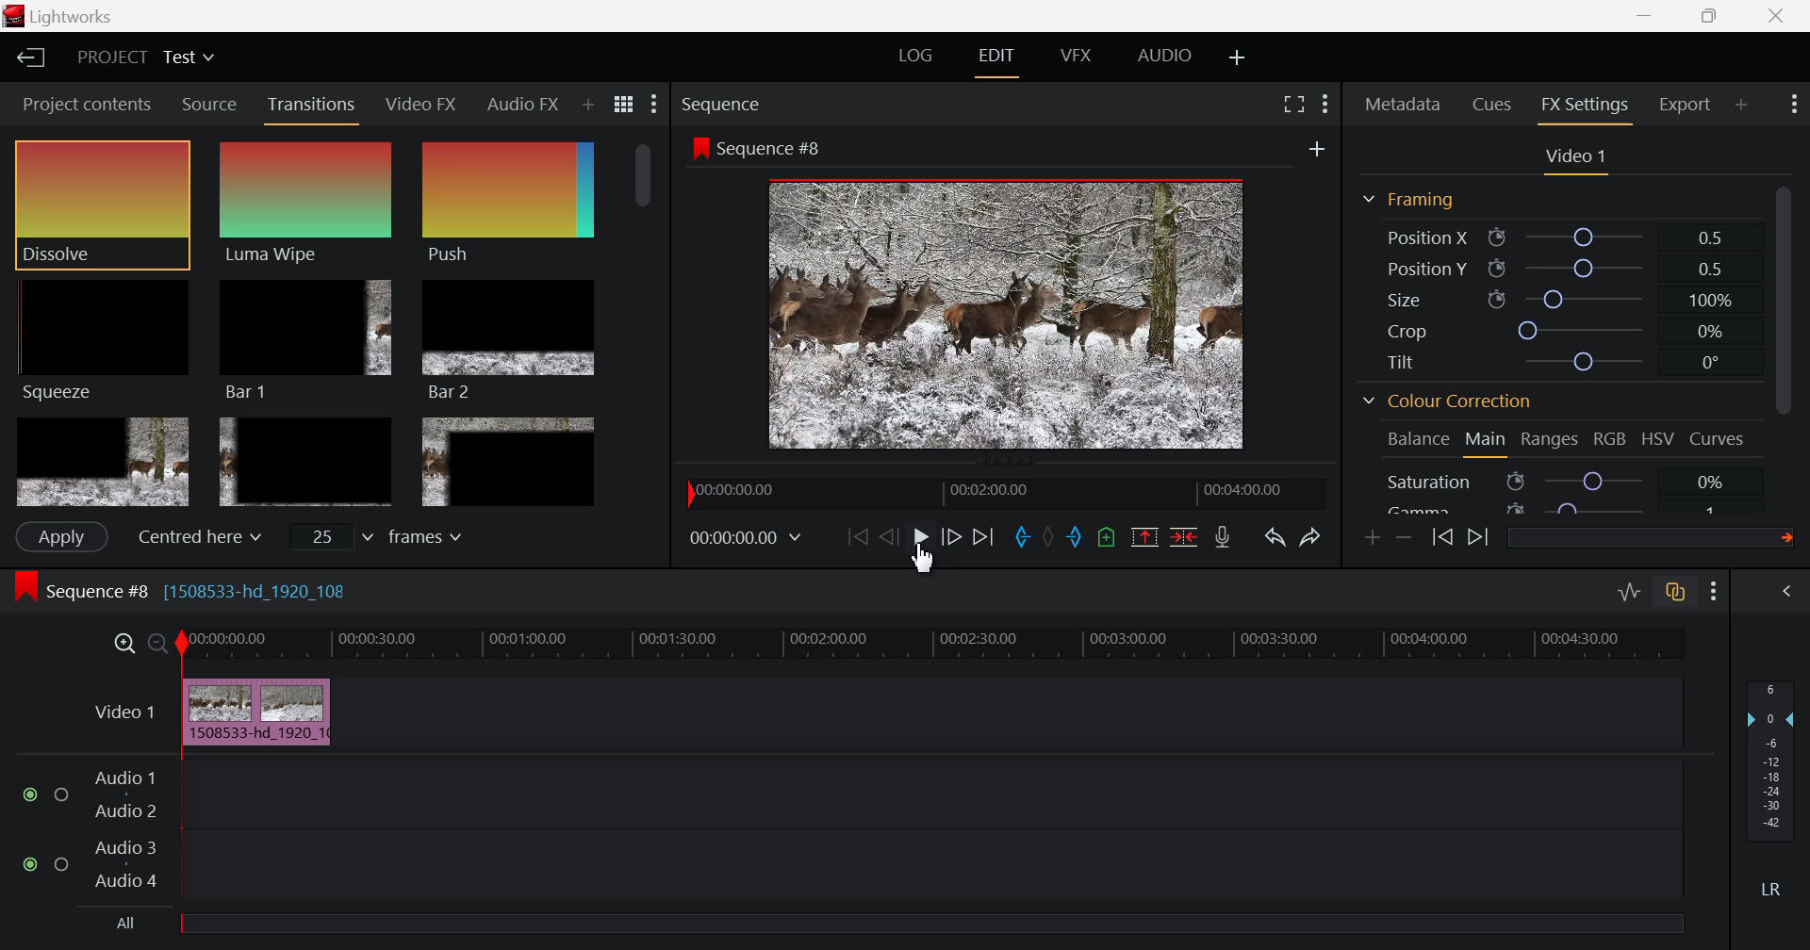 The image size is (1810, 950). Describe the element at coordinates (60, 536) in the screenshot. I see `Apply` at that location.